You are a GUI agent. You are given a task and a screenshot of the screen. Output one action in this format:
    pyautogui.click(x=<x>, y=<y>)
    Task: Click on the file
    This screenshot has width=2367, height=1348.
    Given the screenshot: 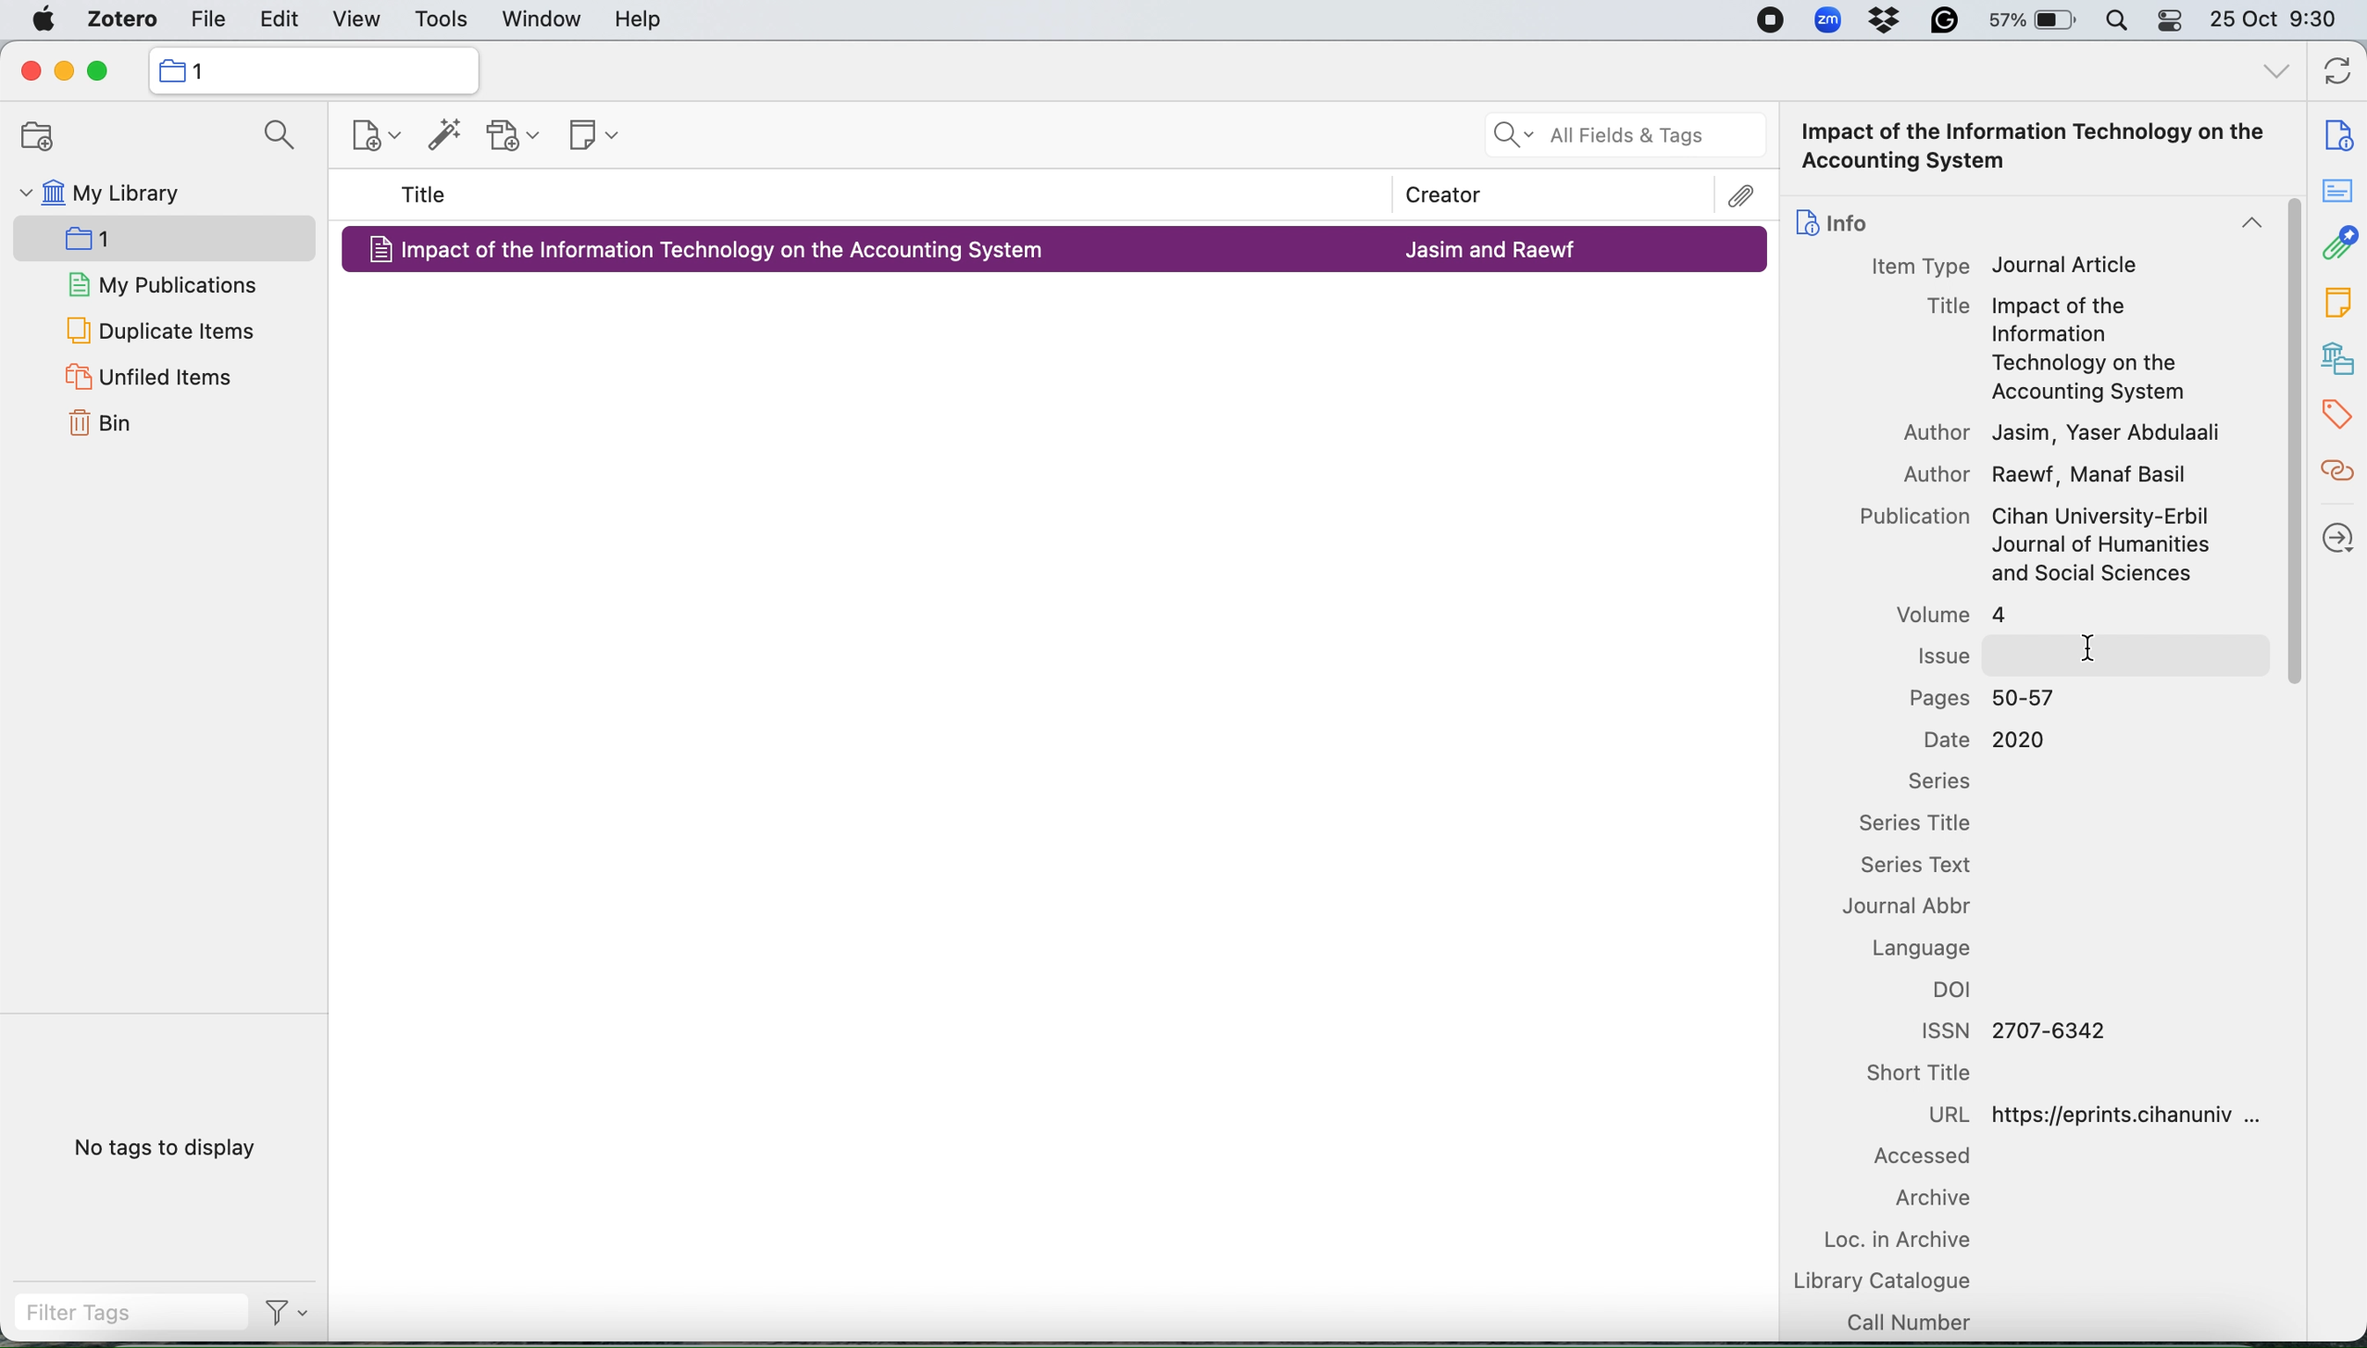 What is the action you would take?
    pyautogui.click(x=206, y=19)
    